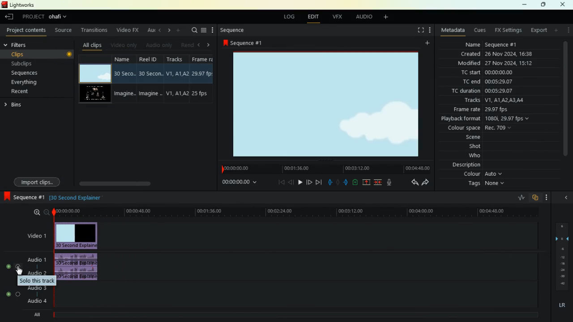 The width and height of the screenshot is (573, 322). I want to click on video fx, so click(128, 30).